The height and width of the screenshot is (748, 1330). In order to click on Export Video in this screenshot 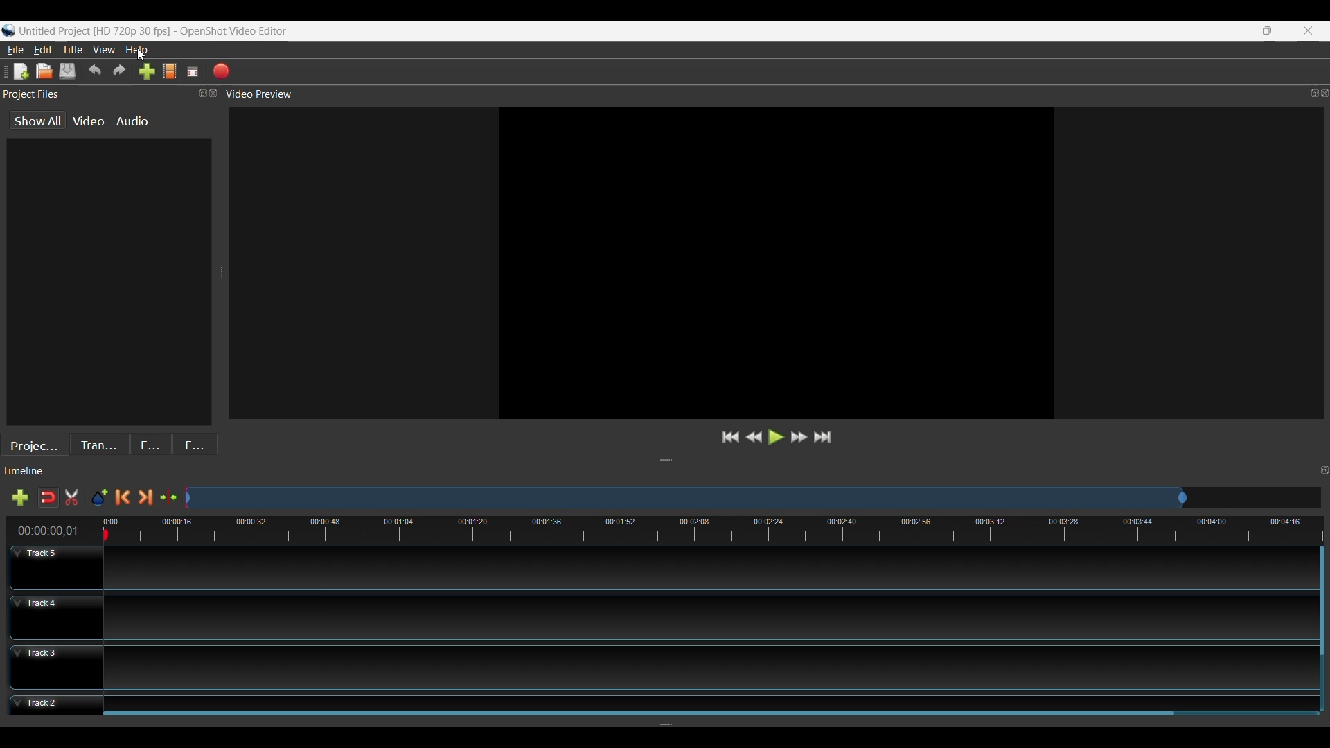, I will do `click(219, 71)`.